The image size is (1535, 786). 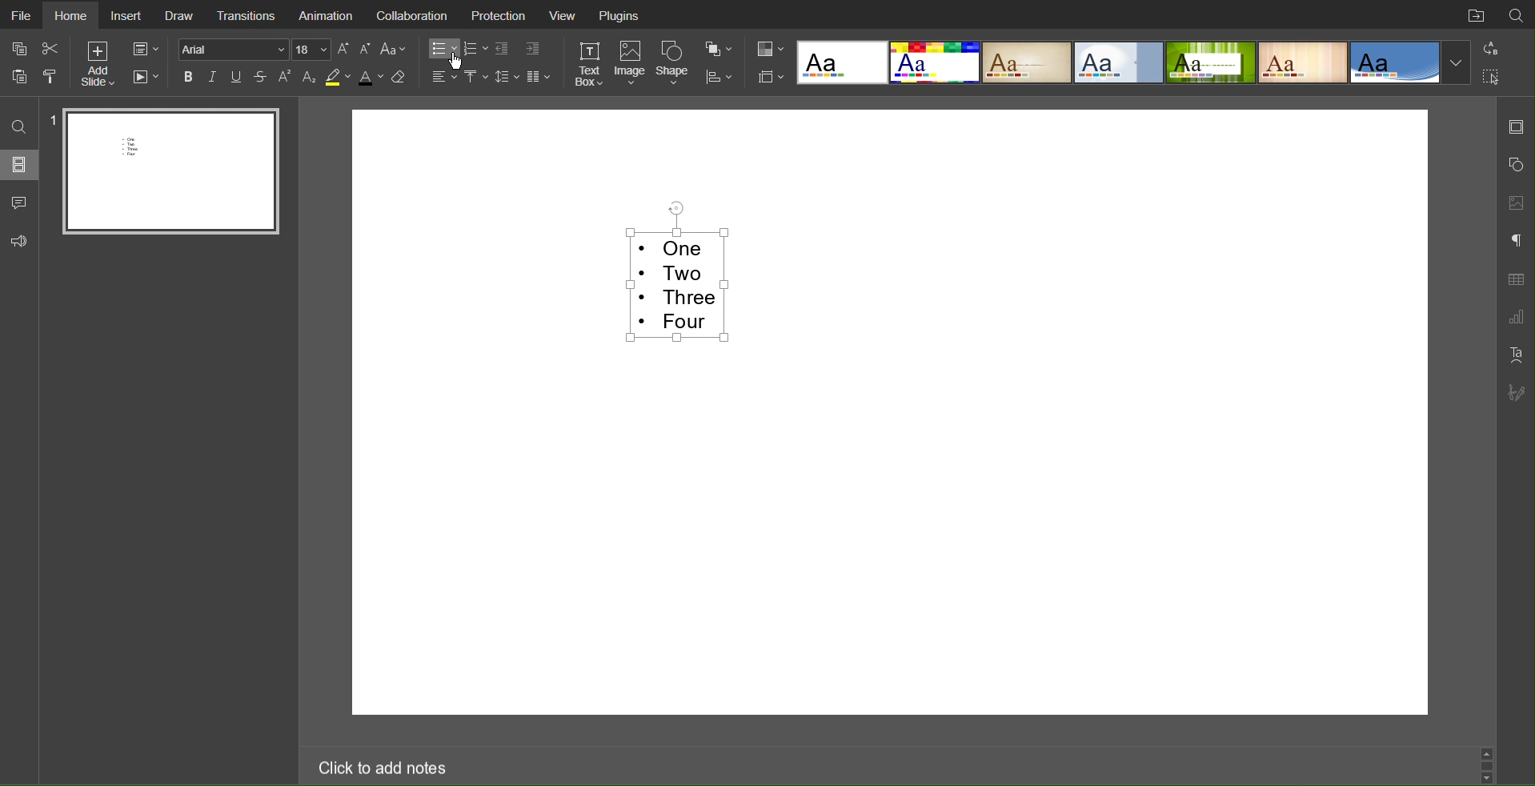 I want to click on Shape Settings, so click(x=1514, y=164).